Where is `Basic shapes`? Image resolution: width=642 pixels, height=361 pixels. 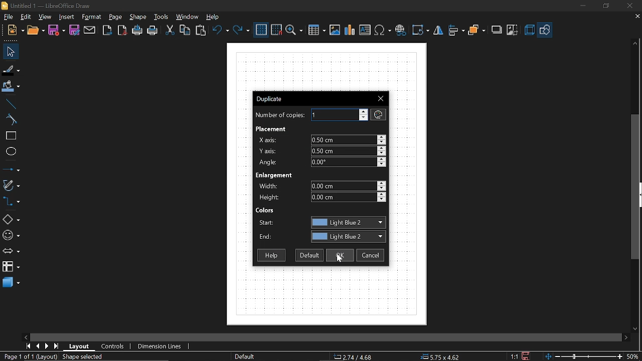
Basic shapes is located at coordinates (544, 31).